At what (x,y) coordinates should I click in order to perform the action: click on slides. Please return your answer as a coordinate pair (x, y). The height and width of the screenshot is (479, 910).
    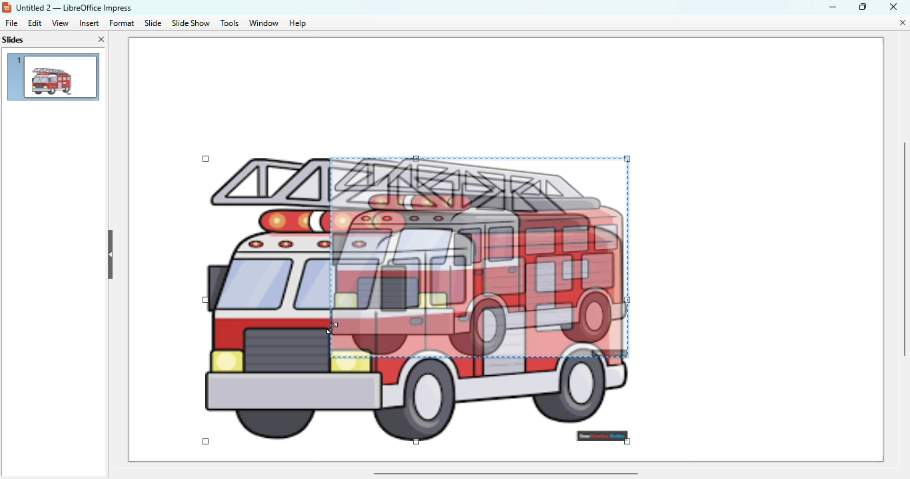
    Looking at the image, I should click on (13, 40).